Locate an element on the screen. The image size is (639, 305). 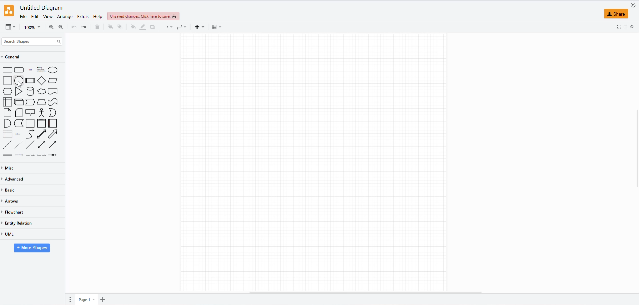
ACTOR is located at coordinates (42, 112).